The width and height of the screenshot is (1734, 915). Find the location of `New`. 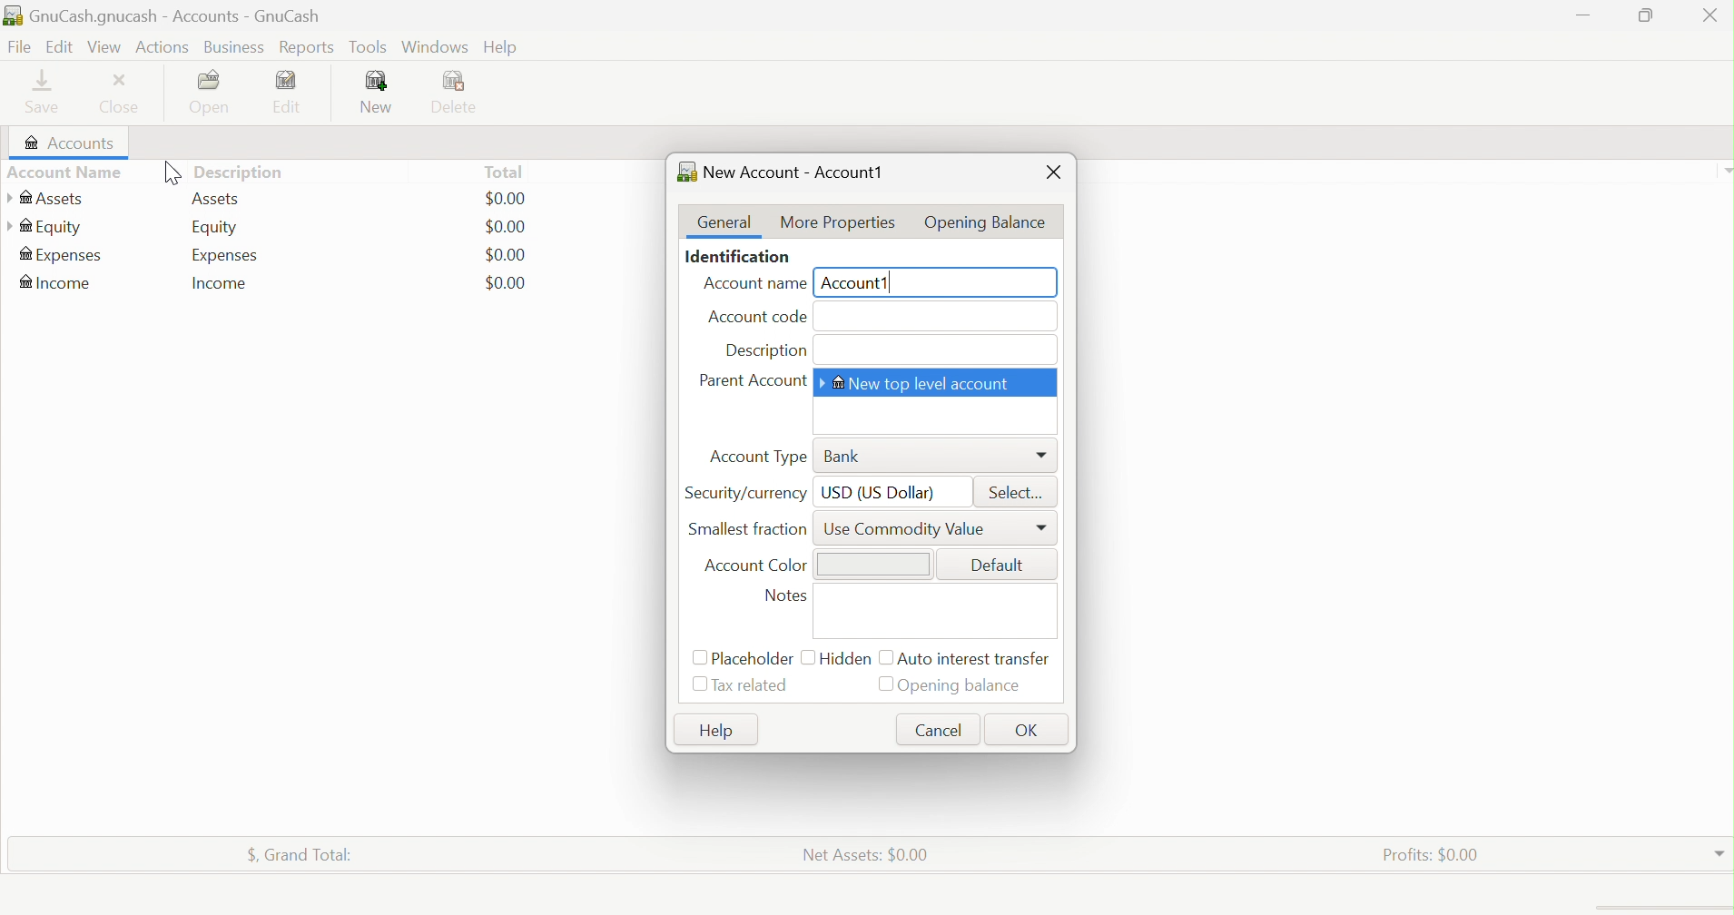

New is located at coordinates (379, 93).